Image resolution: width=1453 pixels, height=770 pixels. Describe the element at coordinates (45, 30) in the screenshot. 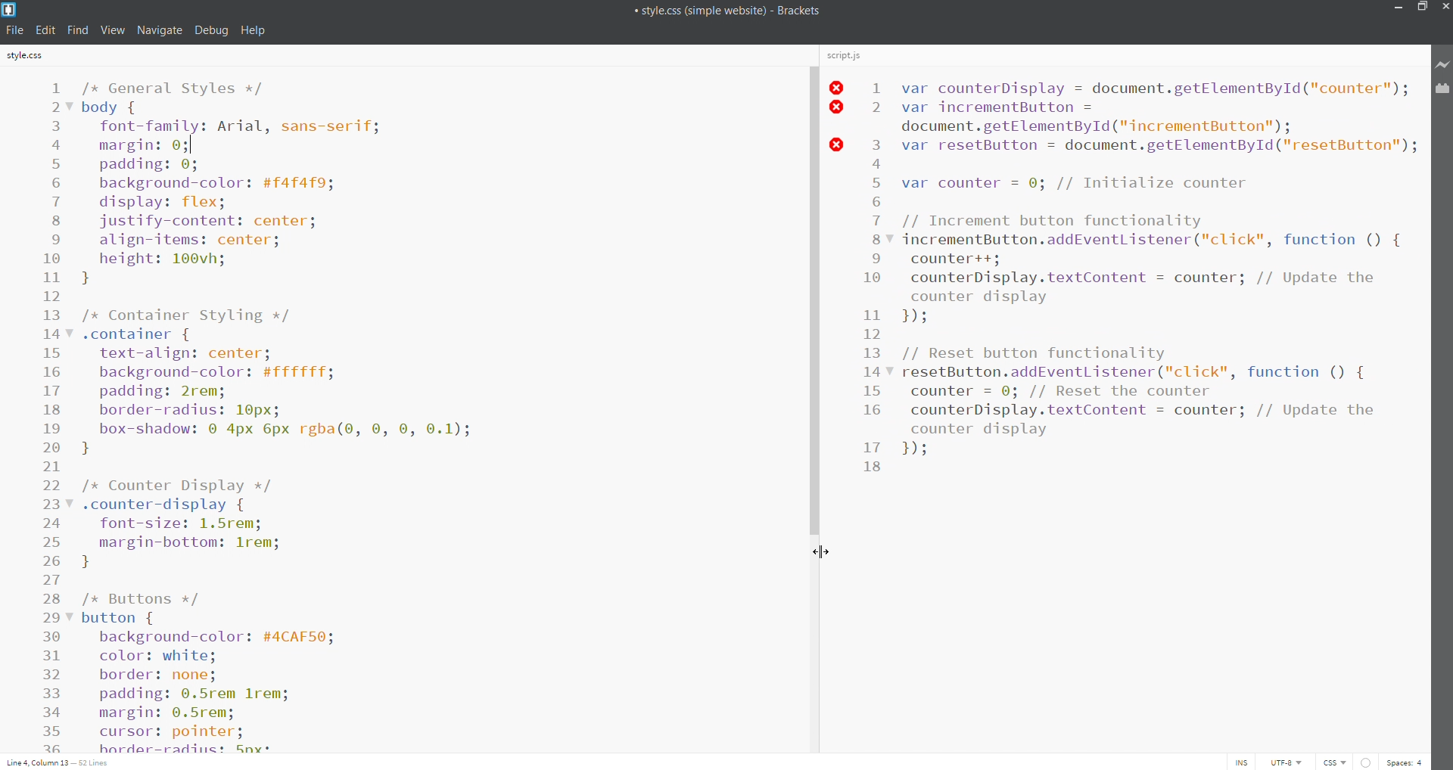

I see `edit` at that location.